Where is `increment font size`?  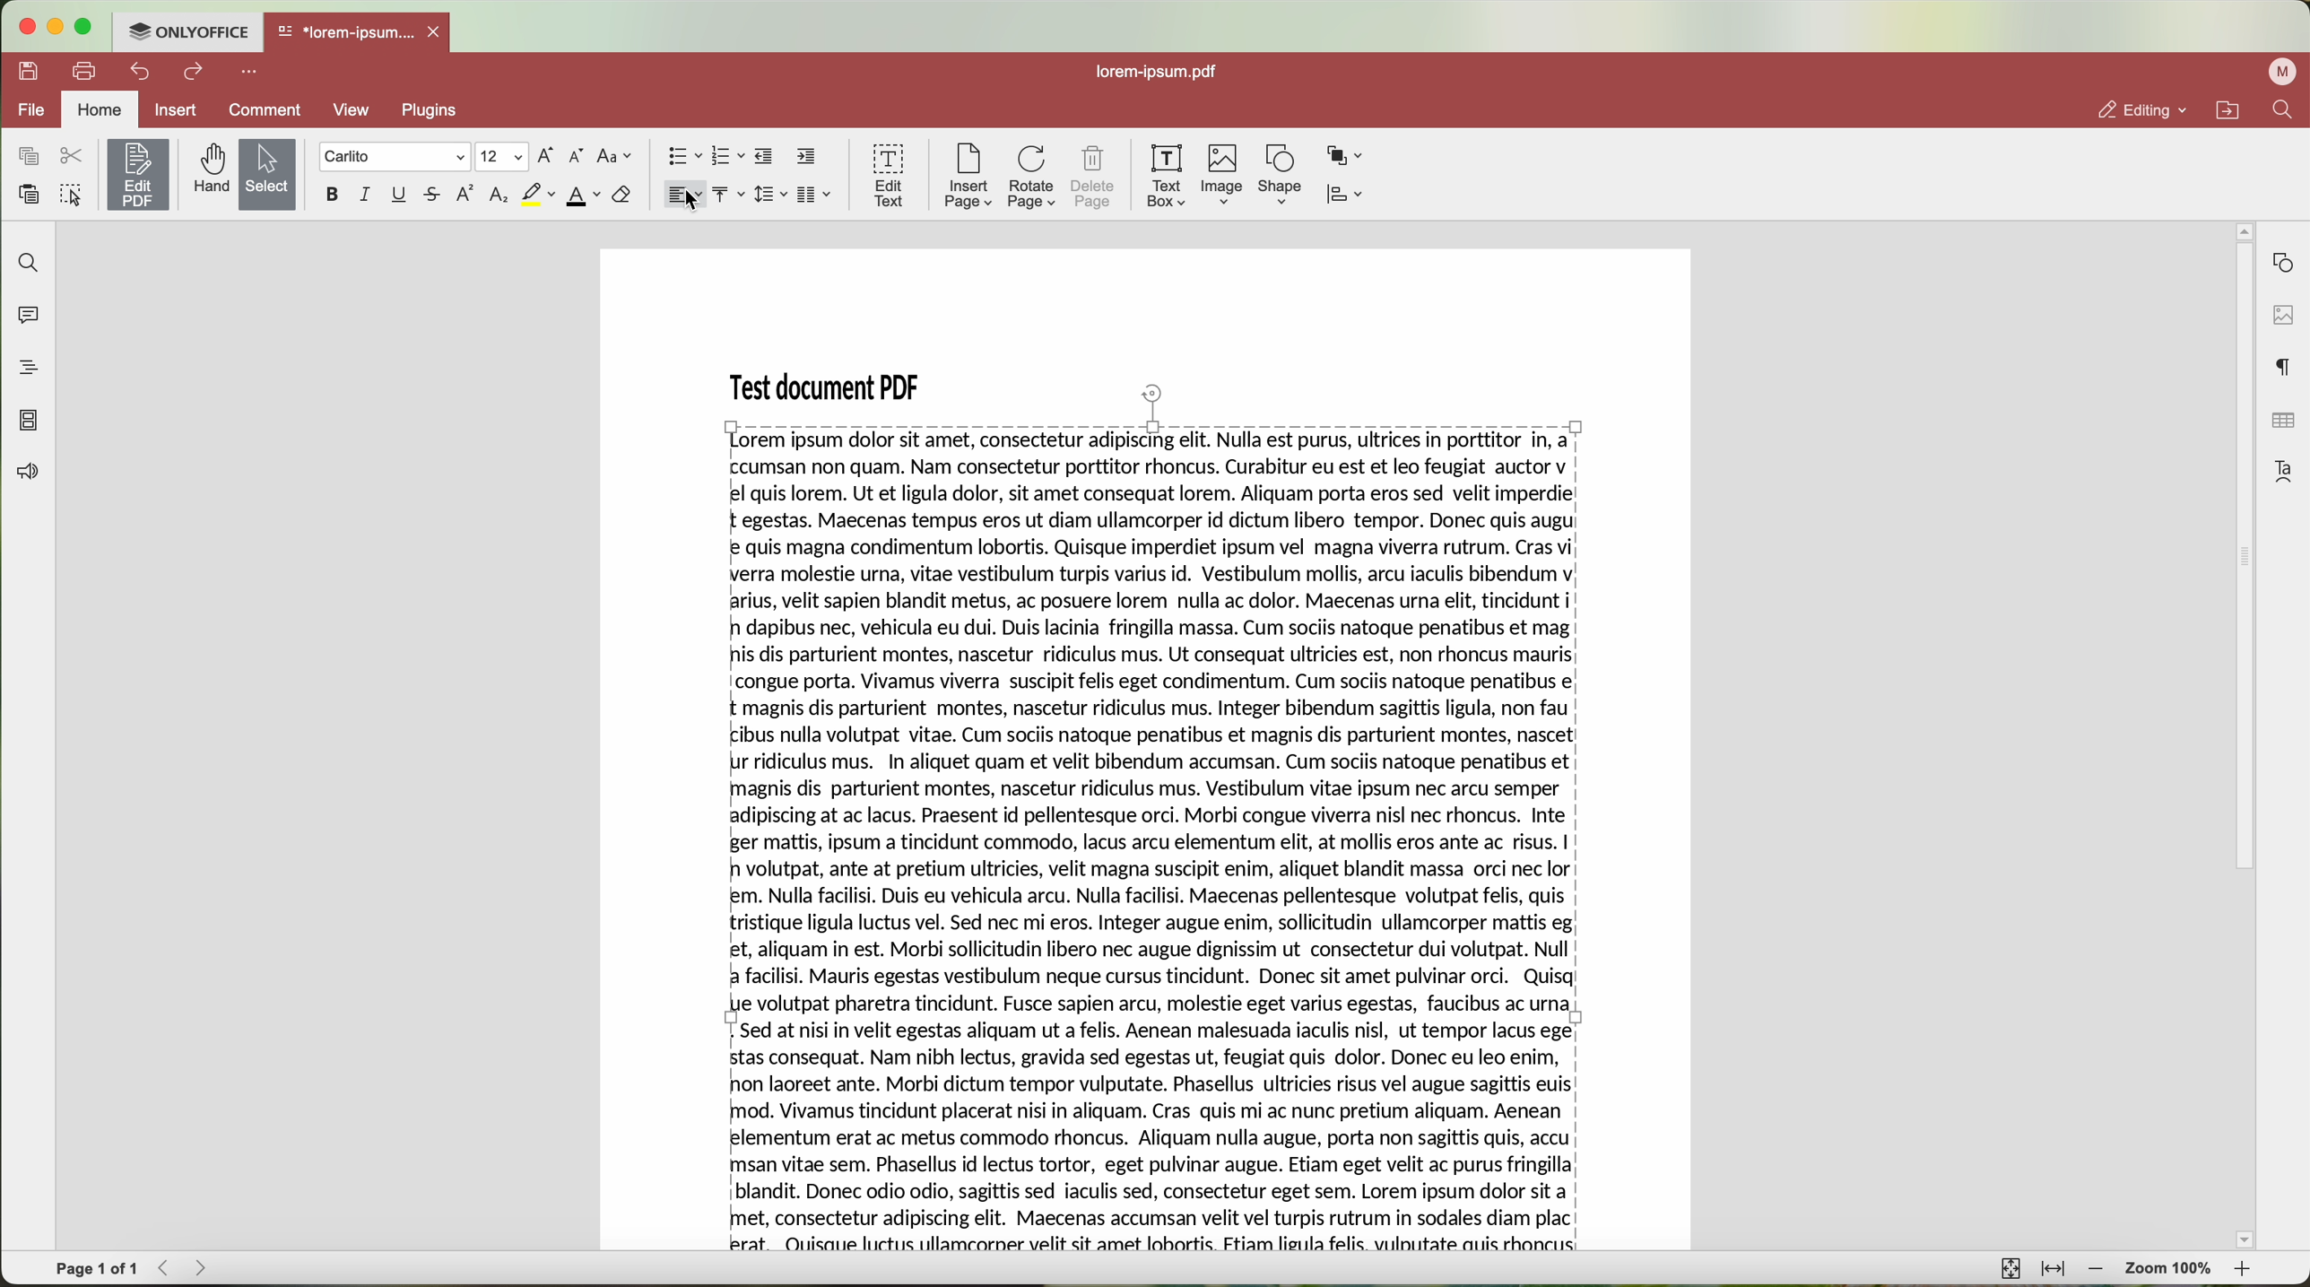 increment font size is located at coordinates (547, 156).